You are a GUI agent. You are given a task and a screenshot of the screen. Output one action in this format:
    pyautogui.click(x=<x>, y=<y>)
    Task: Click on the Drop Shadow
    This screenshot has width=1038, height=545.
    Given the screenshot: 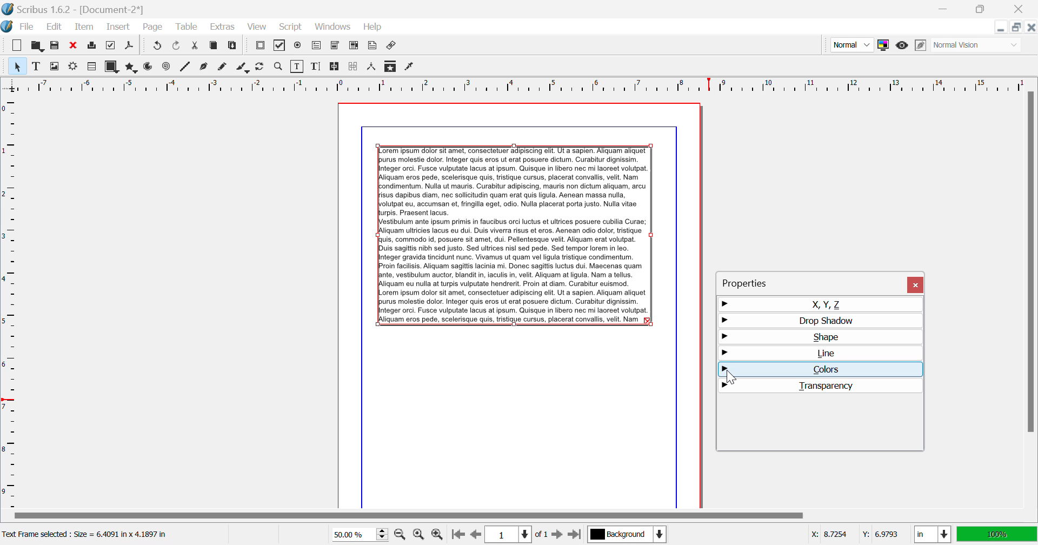 What is the action you would take?
    pyautogui.click(x=820, y=320)
    